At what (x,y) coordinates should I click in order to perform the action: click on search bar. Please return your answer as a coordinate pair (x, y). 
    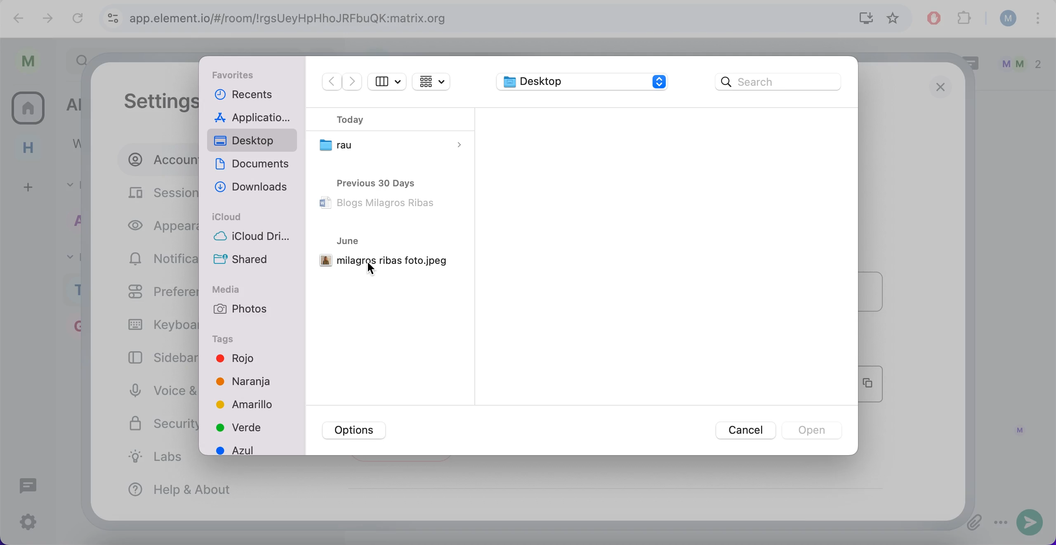
    Looking at the image, I should click on (503, 18).